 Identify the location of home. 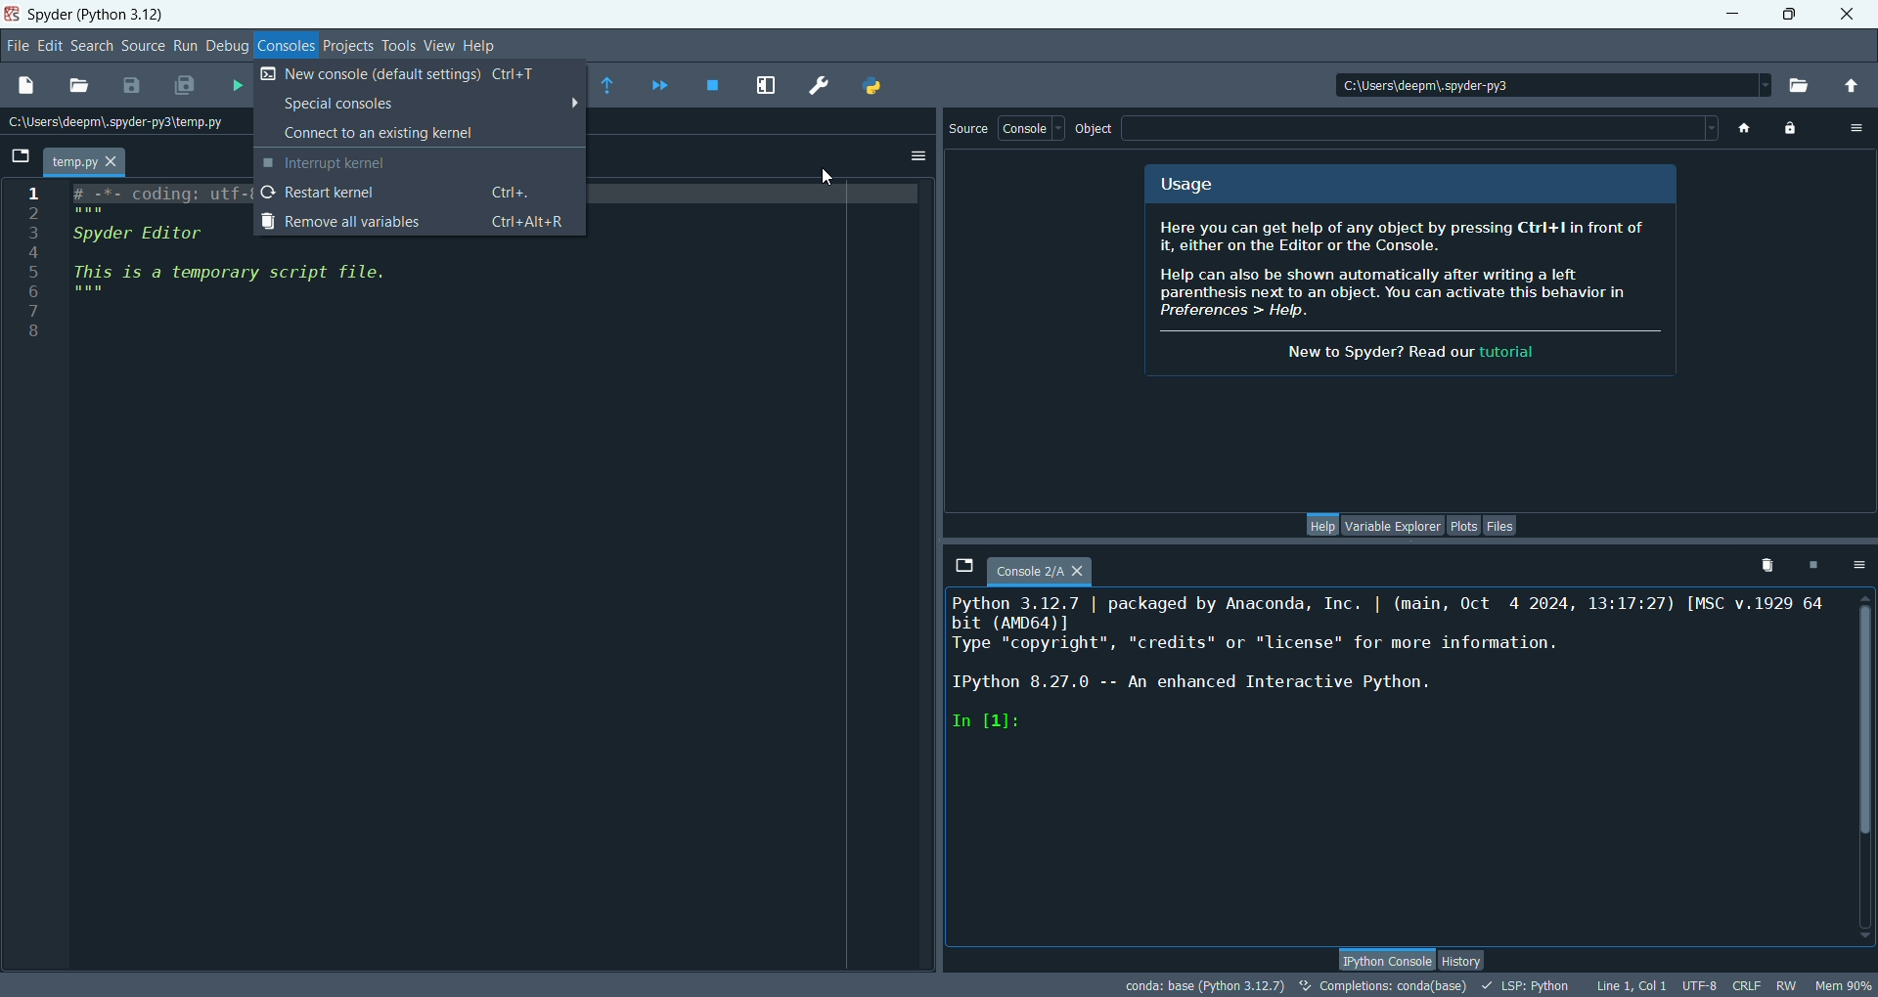
(1747, 127).